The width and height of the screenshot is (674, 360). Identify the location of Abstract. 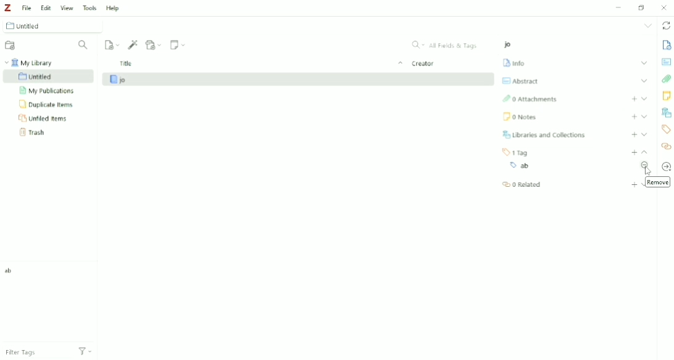
(666, 62).